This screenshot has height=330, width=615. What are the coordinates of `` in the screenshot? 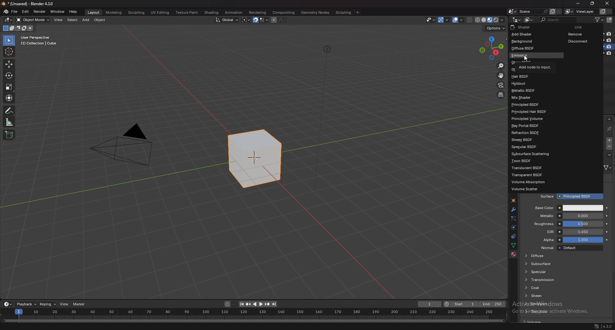 It's located at (326, 123).